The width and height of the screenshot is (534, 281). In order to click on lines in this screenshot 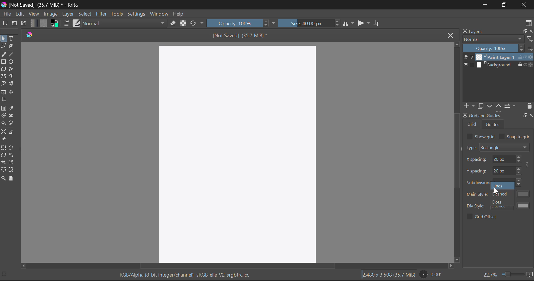, I will do `click(500, 186)`.